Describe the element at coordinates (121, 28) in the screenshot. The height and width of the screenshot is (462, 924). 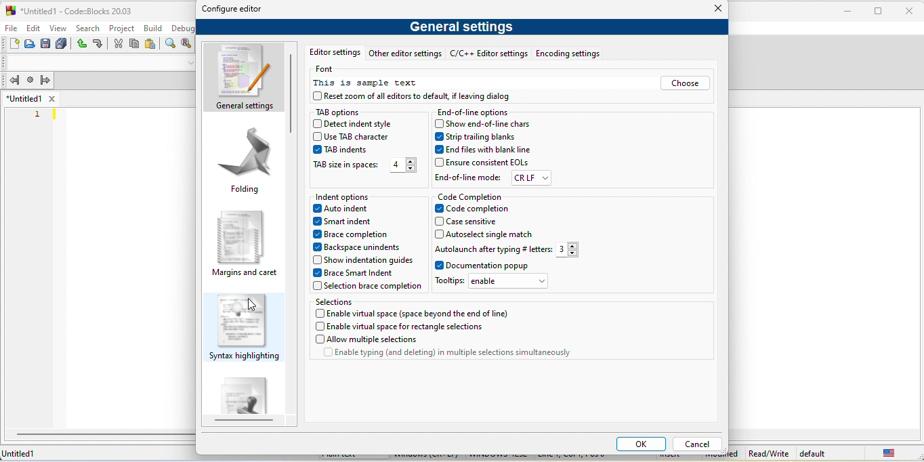
I see `project` at that location.